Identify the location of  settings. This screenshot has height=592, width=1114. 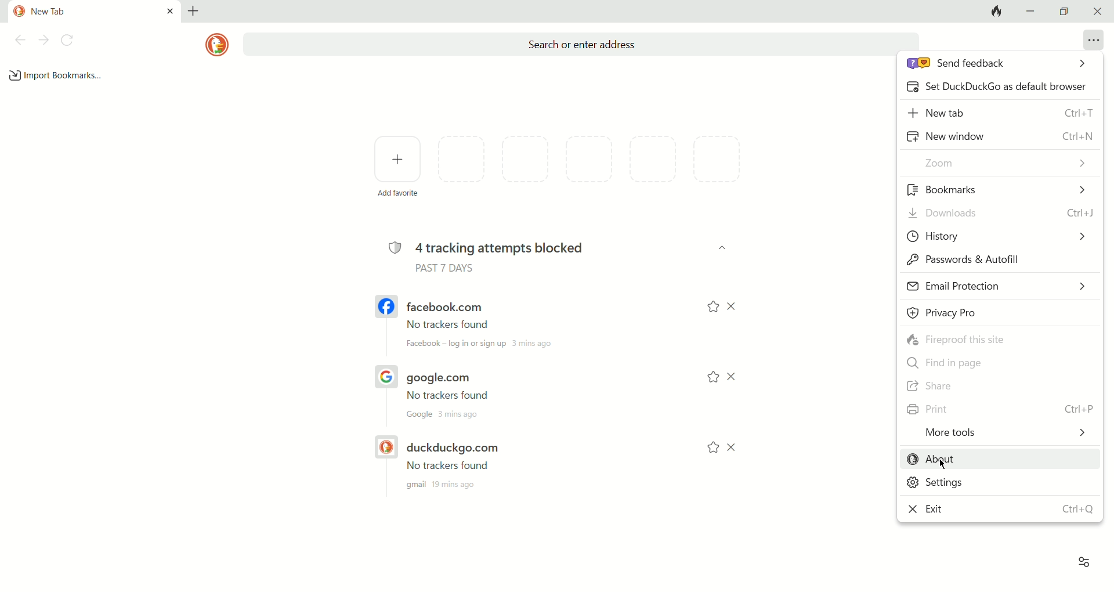
(994, 484).